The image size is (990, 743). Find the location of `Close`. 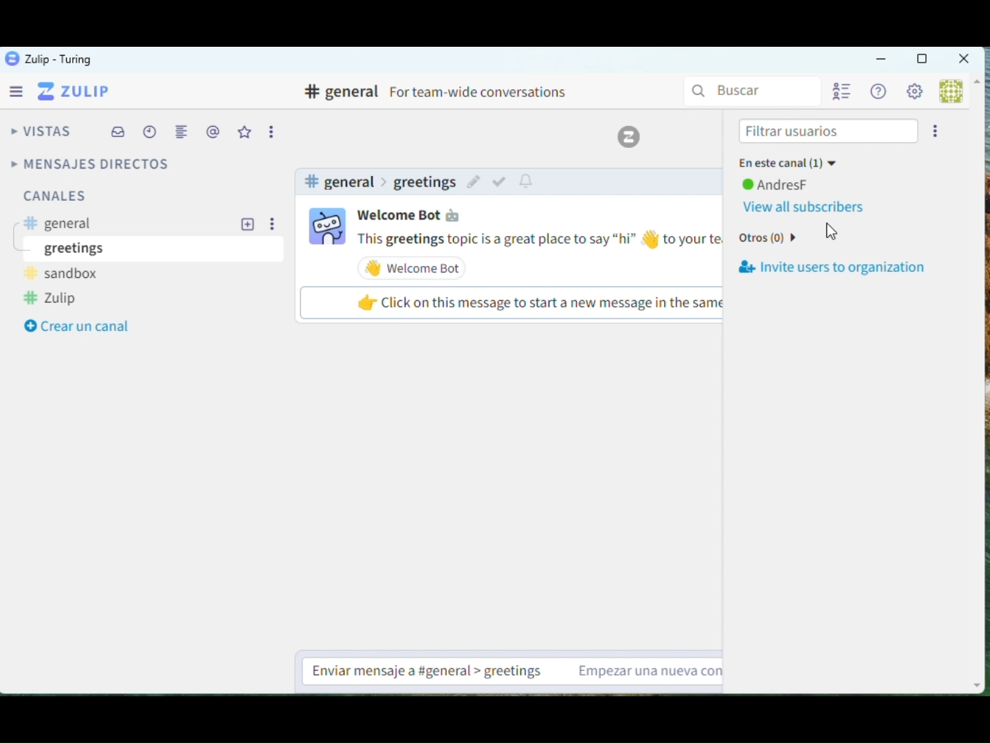

Close is located at coordinates (963, 57).